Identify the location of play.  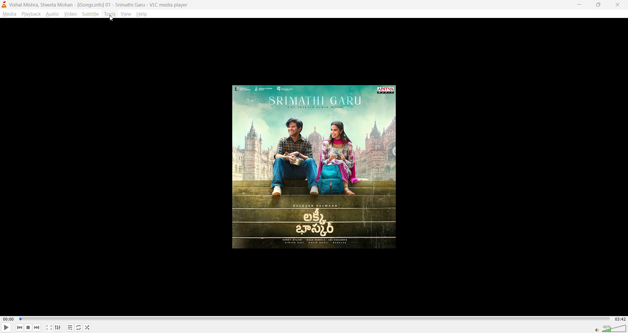
(4, 328).